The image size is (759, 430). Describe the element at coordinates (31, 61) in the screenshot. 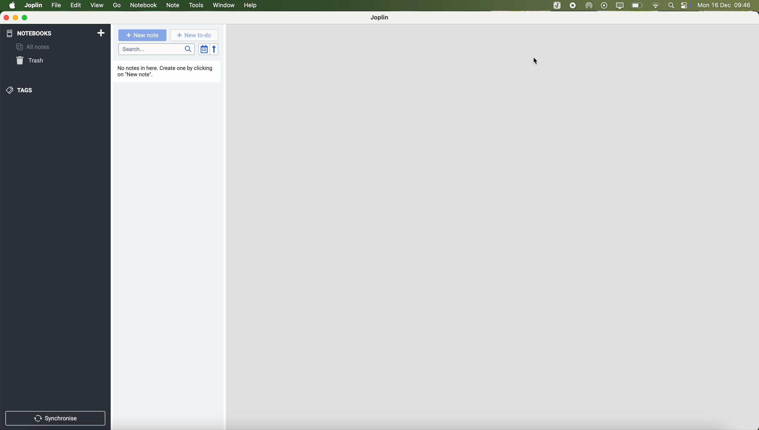

I see `trash` at that location.